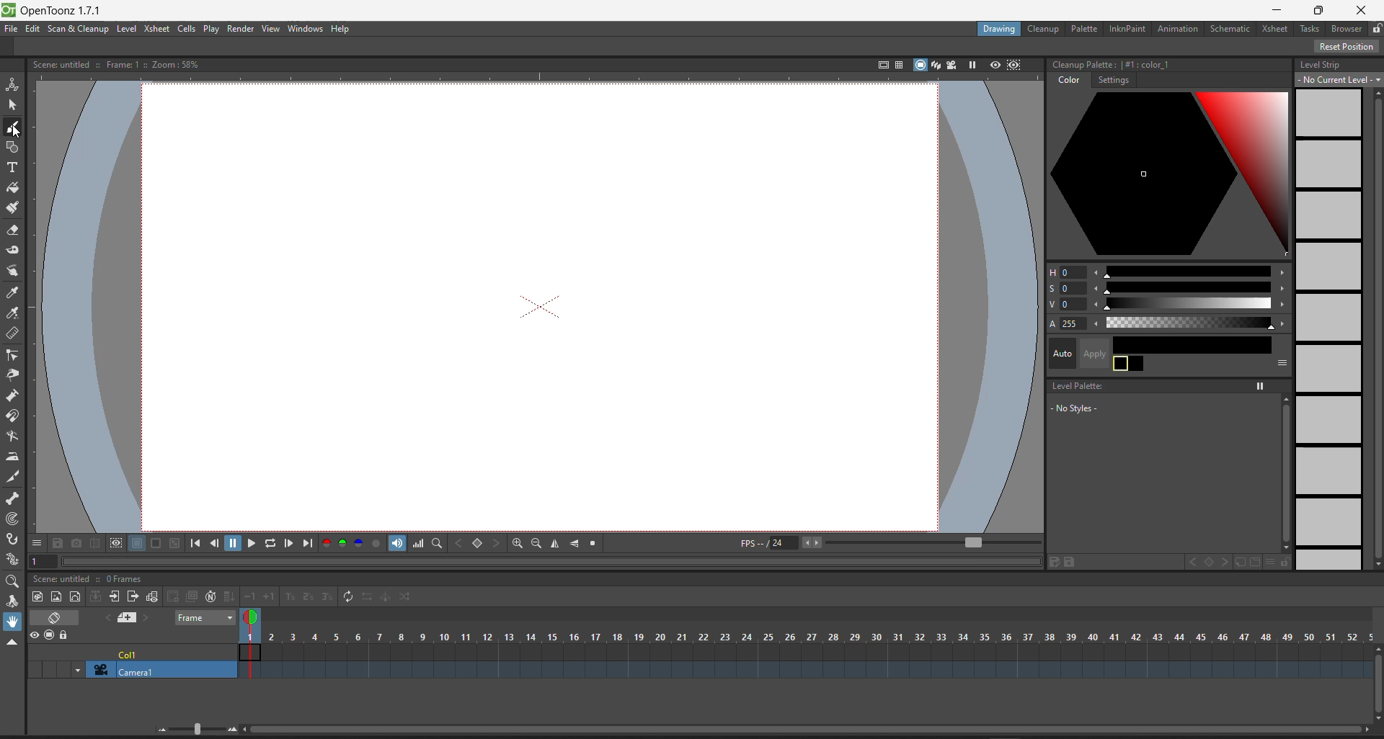 This screenshot has height=739, width=1384. What do you see at coordinates (1230, 29) in the screenshot?
I see `schematic` at bounding box center [1230, 29].